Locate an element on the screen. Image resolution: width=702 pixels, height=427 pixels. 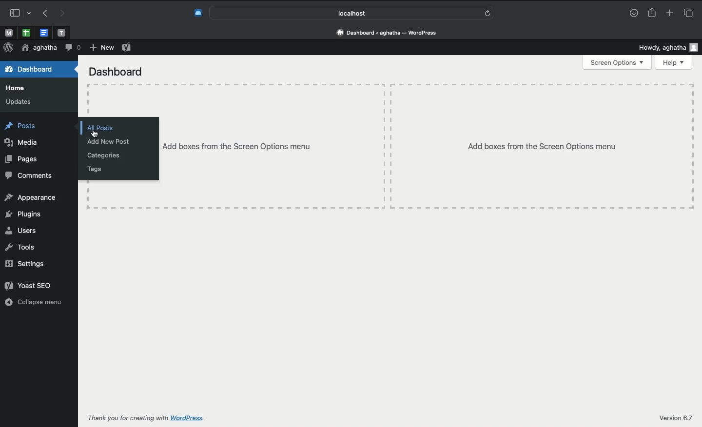
Share is located at coordinates (653, 13).